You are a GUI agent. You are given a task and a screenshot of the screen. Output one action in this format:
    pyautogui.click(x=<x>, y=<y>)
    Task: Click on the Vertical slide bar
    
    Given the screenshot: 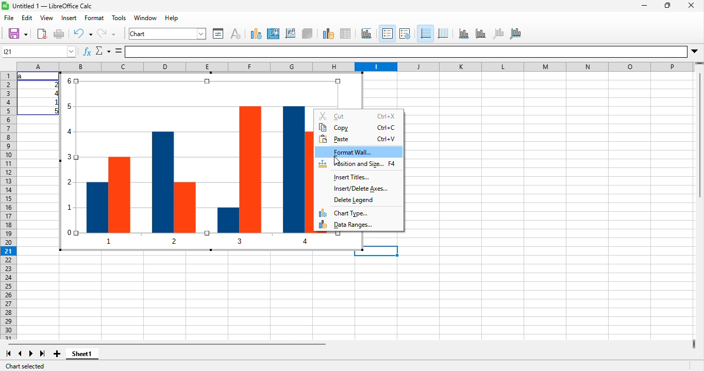 What is the action you would take?
    pyautogui.click(x=700, y=130)
    